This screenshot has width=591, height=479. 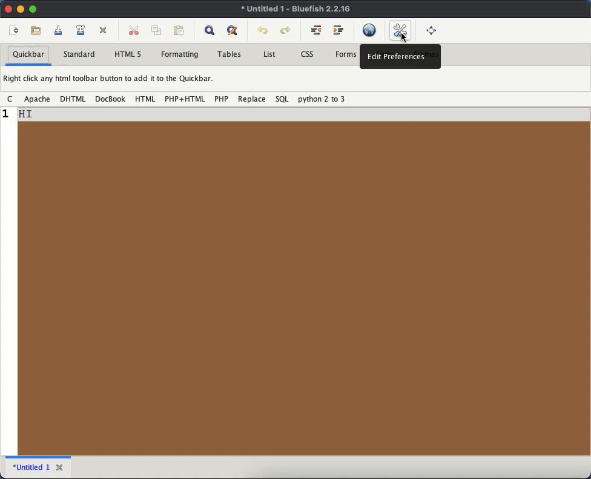 I want to click on edit preferences, so click(x=402, y=31).